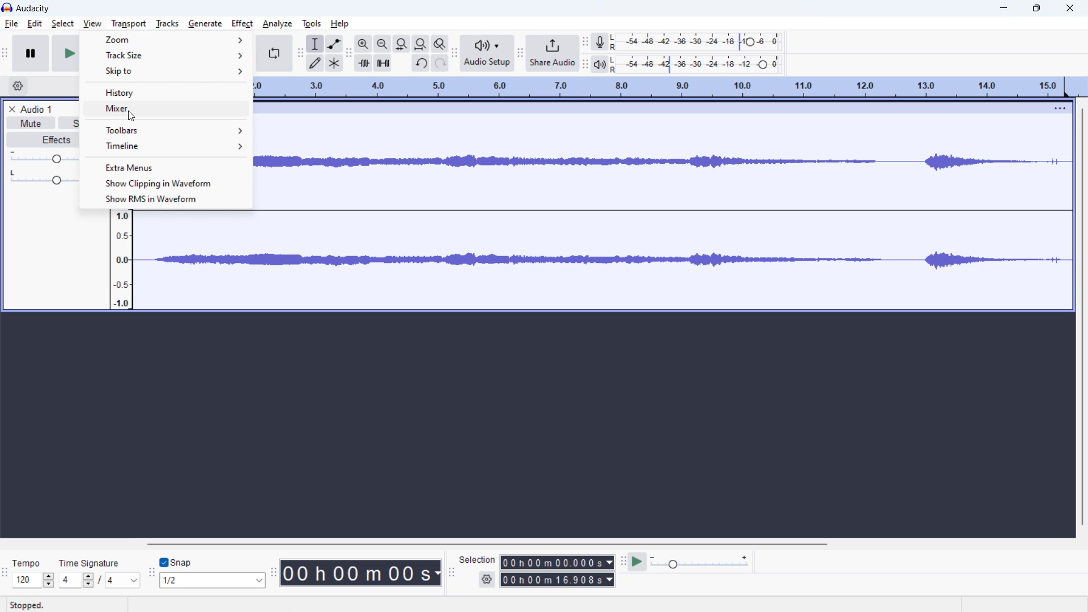  Describe the element at coordinates (314, 43) in the screenshot. I see `selection tool` at that location.